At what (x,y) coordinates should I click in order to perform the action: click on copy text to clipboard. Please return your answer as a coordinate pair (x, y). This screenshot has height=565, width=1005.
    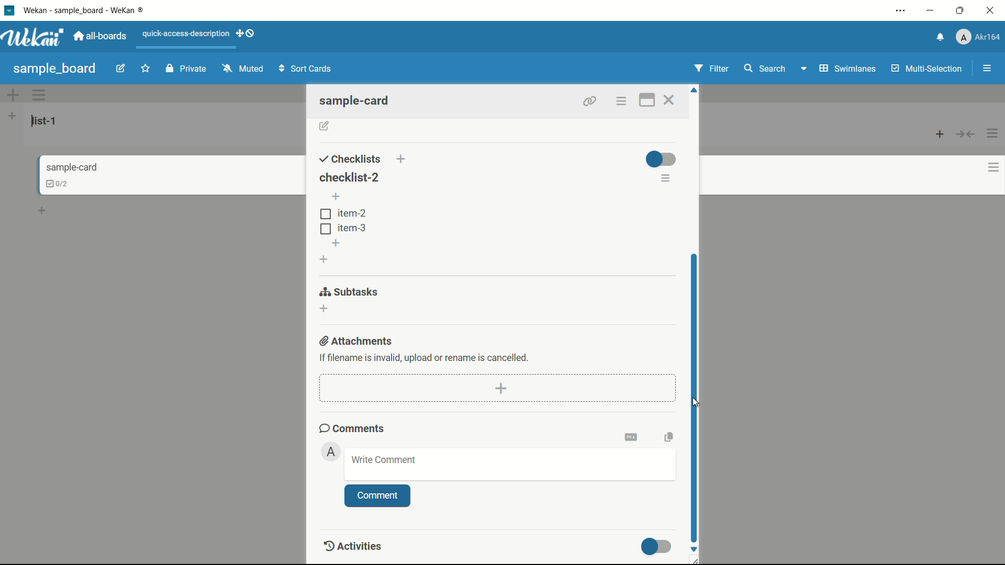
    Looking at the image, I should click on (668, 436).